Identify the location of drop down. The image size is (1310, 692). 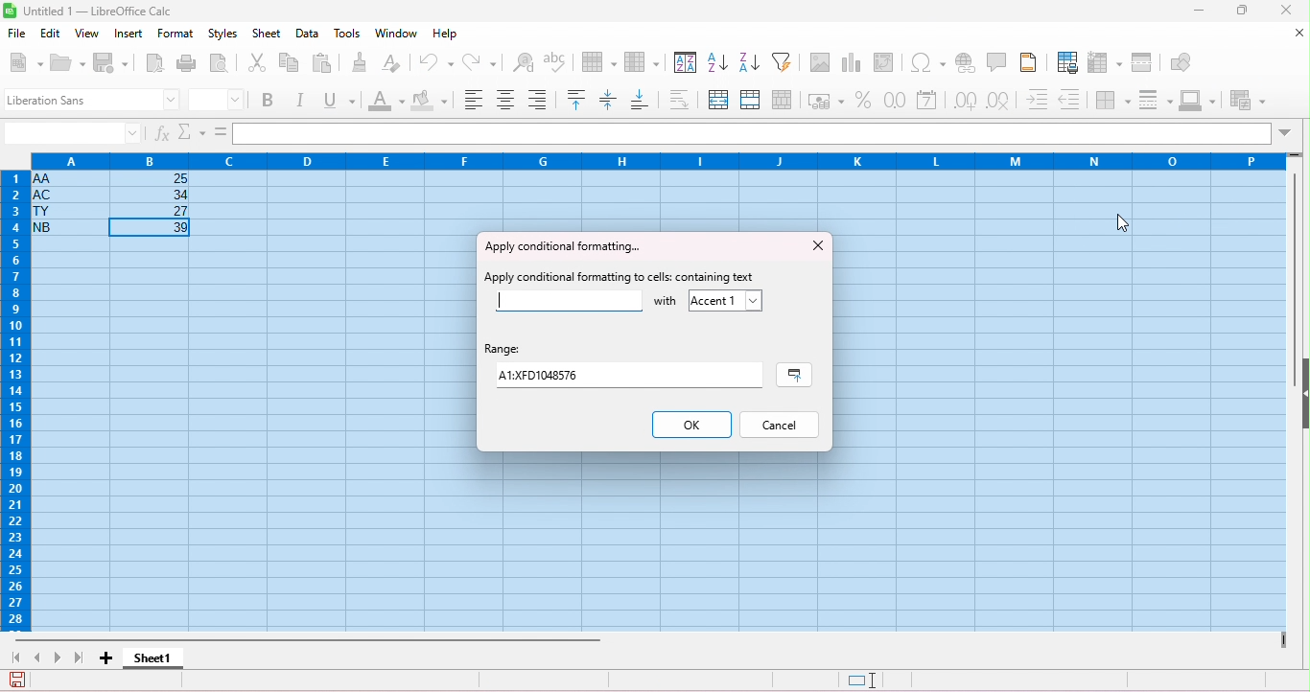
(1287, 131).